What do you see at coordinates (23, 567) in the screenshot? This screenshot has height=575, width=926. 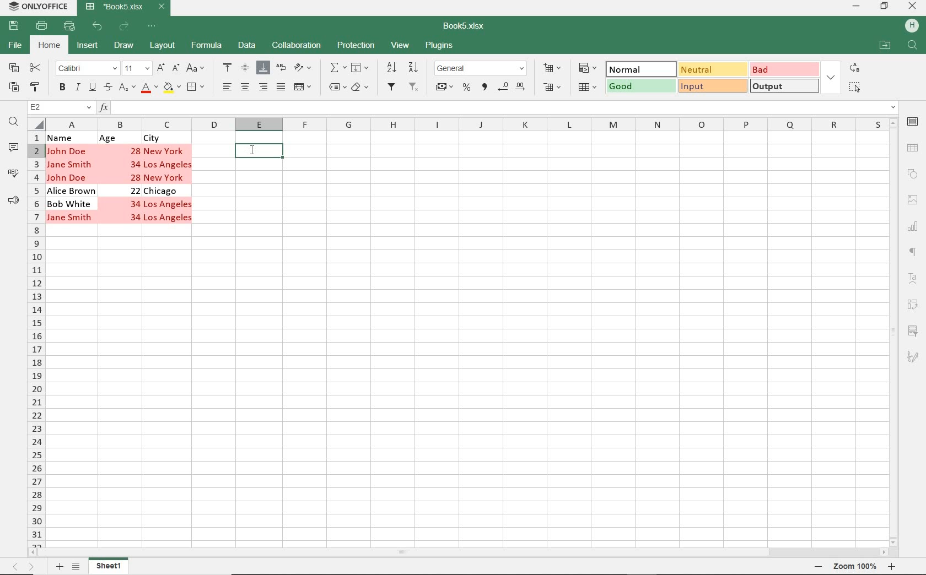 I see `MOVE SHEETS` at bounding box center [23, 567].